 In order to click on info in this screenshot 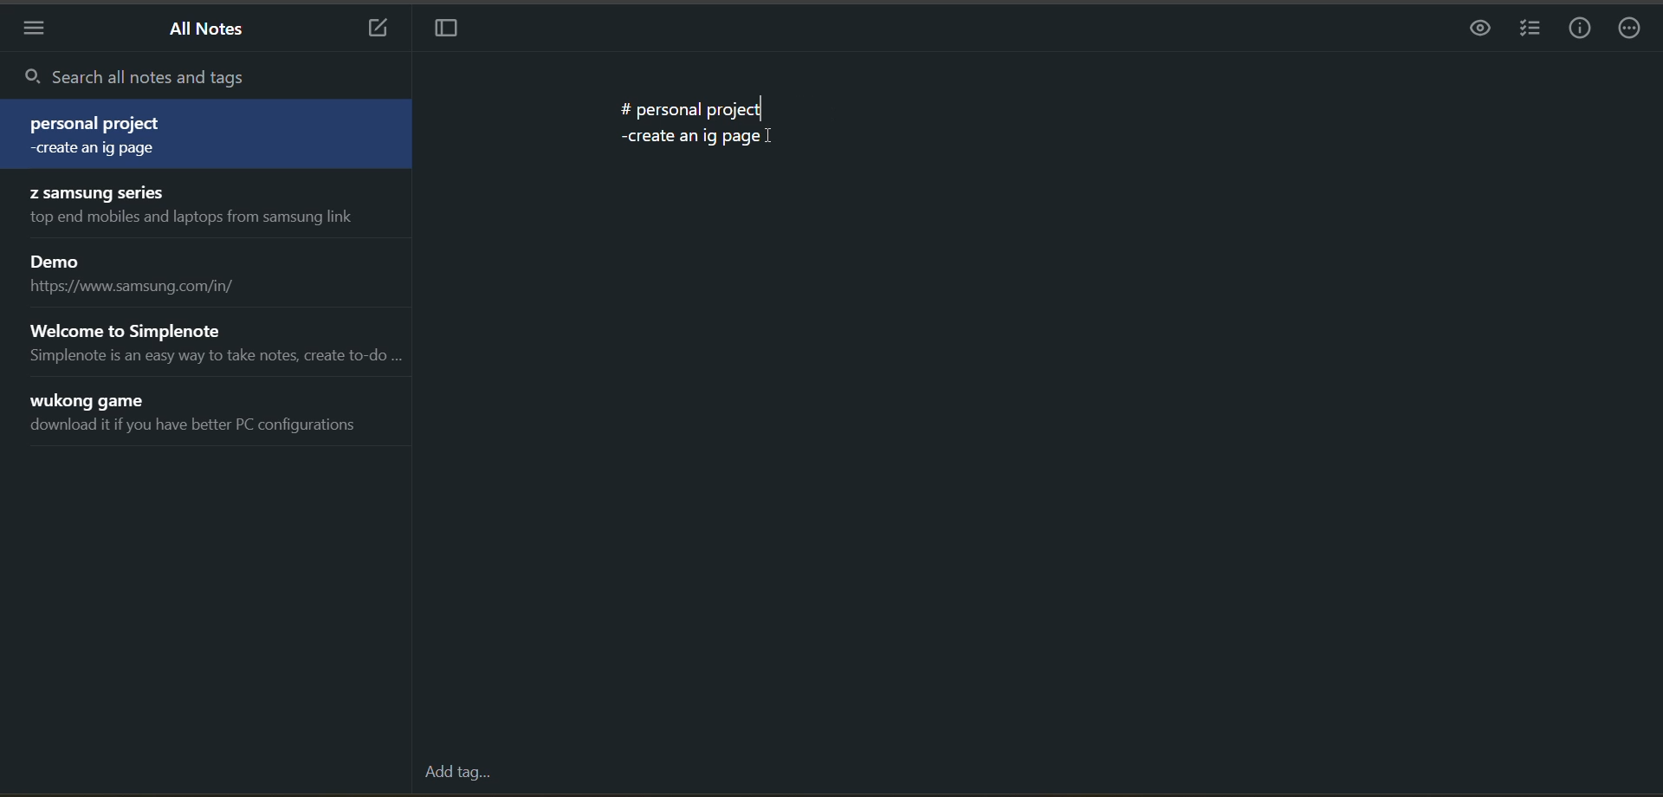, I will do `click(1582, 28)`.